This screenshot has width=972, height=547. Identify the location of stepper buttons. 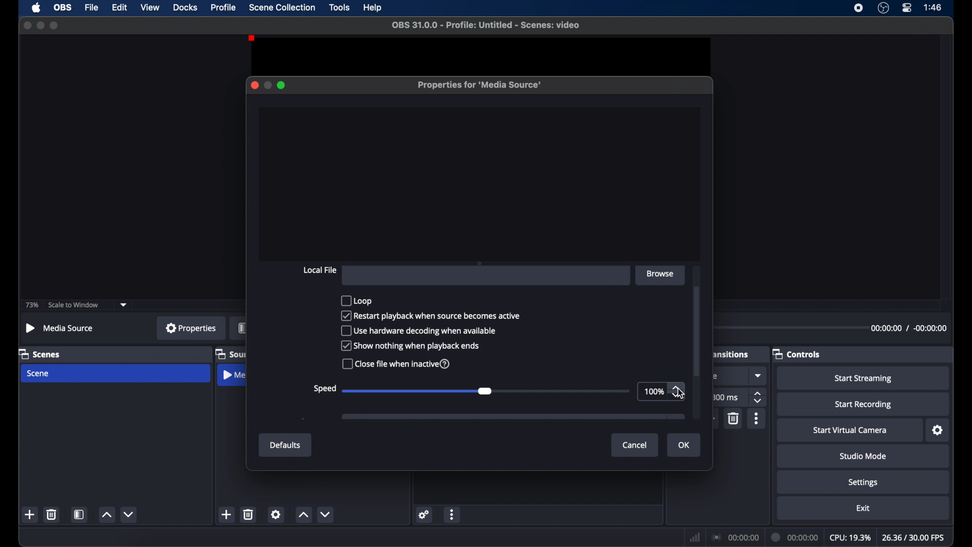
(758, 398).